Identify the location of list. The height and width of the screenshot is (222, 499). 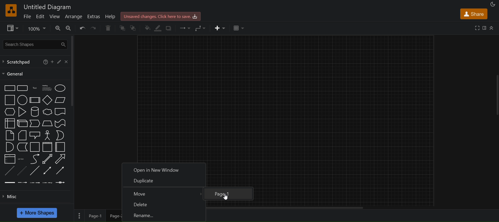
(9, 158).